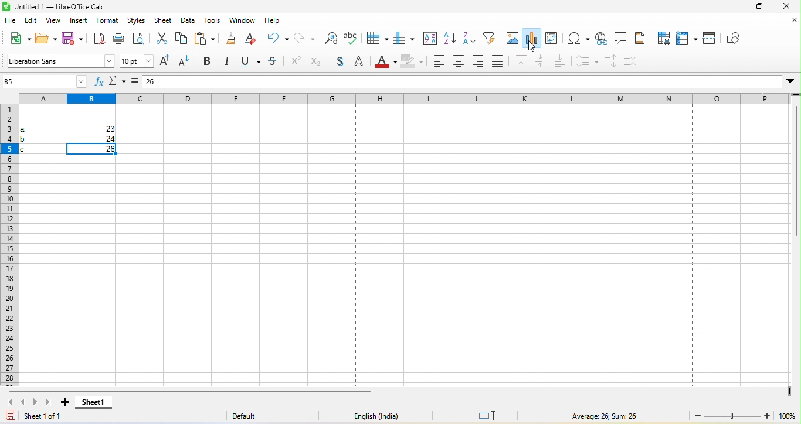 This screenshot has width=801, height=424. What do you see at coordinates (437, 60) in the screenshot?
I see `align left` at bounding box center [437, 60].